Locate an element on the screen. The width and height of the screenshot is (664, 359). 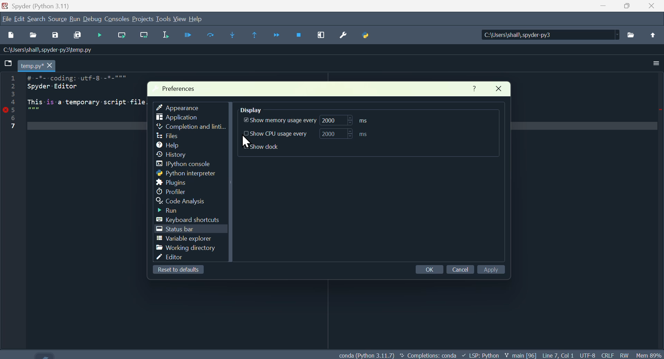
Run current line and go to the next one is located at coordinates (144, 34).